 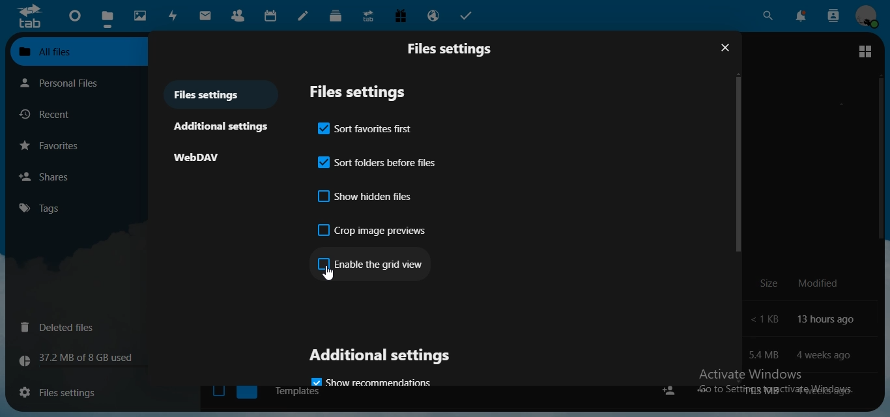 I want to click on additional settings , so click(x=380, y=358).